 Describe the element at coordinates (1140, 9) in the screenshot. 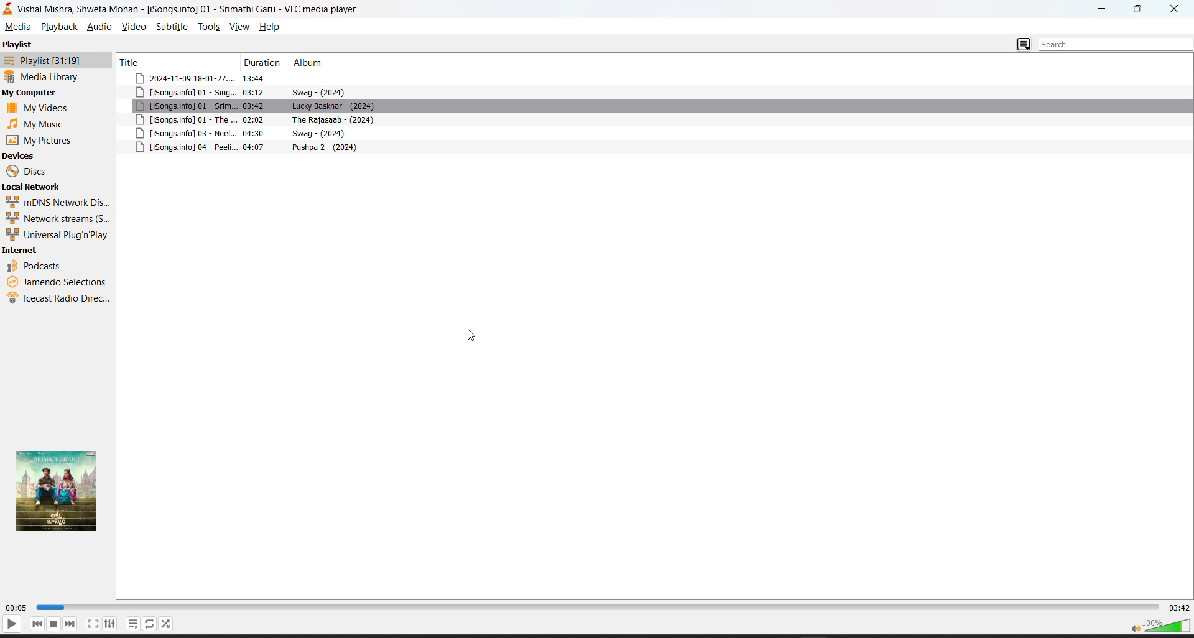

I see `maximize` at that location.